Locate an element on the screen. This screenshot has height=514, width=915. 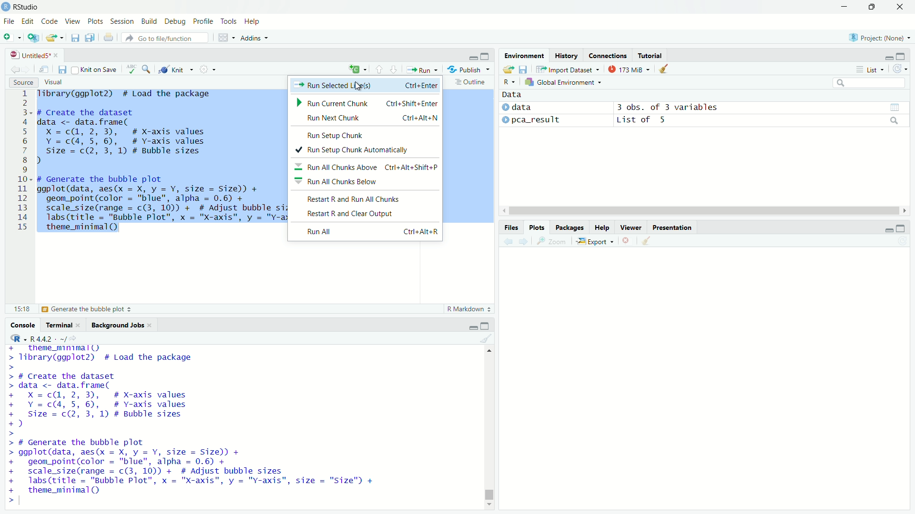
close is located at coordinates (900, 7).